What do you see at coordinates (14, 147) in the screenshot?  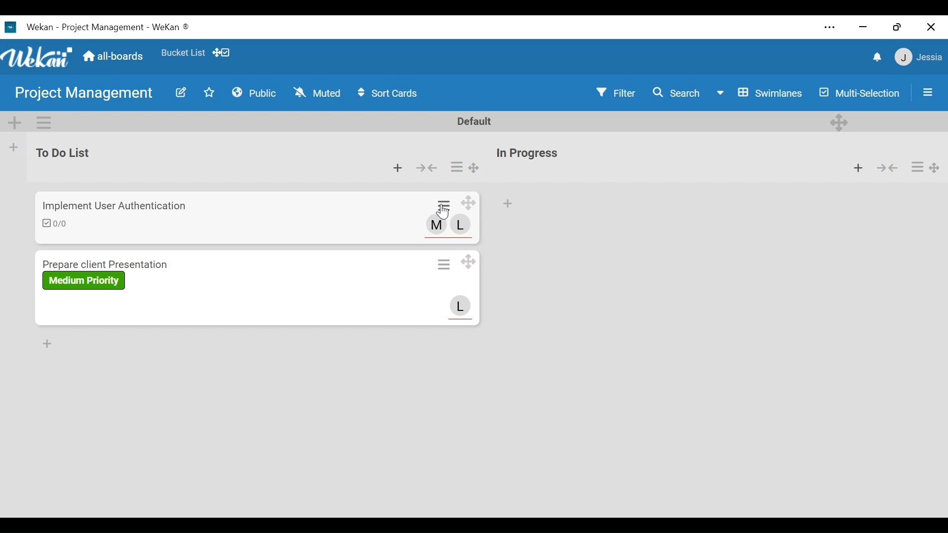 I see `Add list` at bounding box center [14, 147].